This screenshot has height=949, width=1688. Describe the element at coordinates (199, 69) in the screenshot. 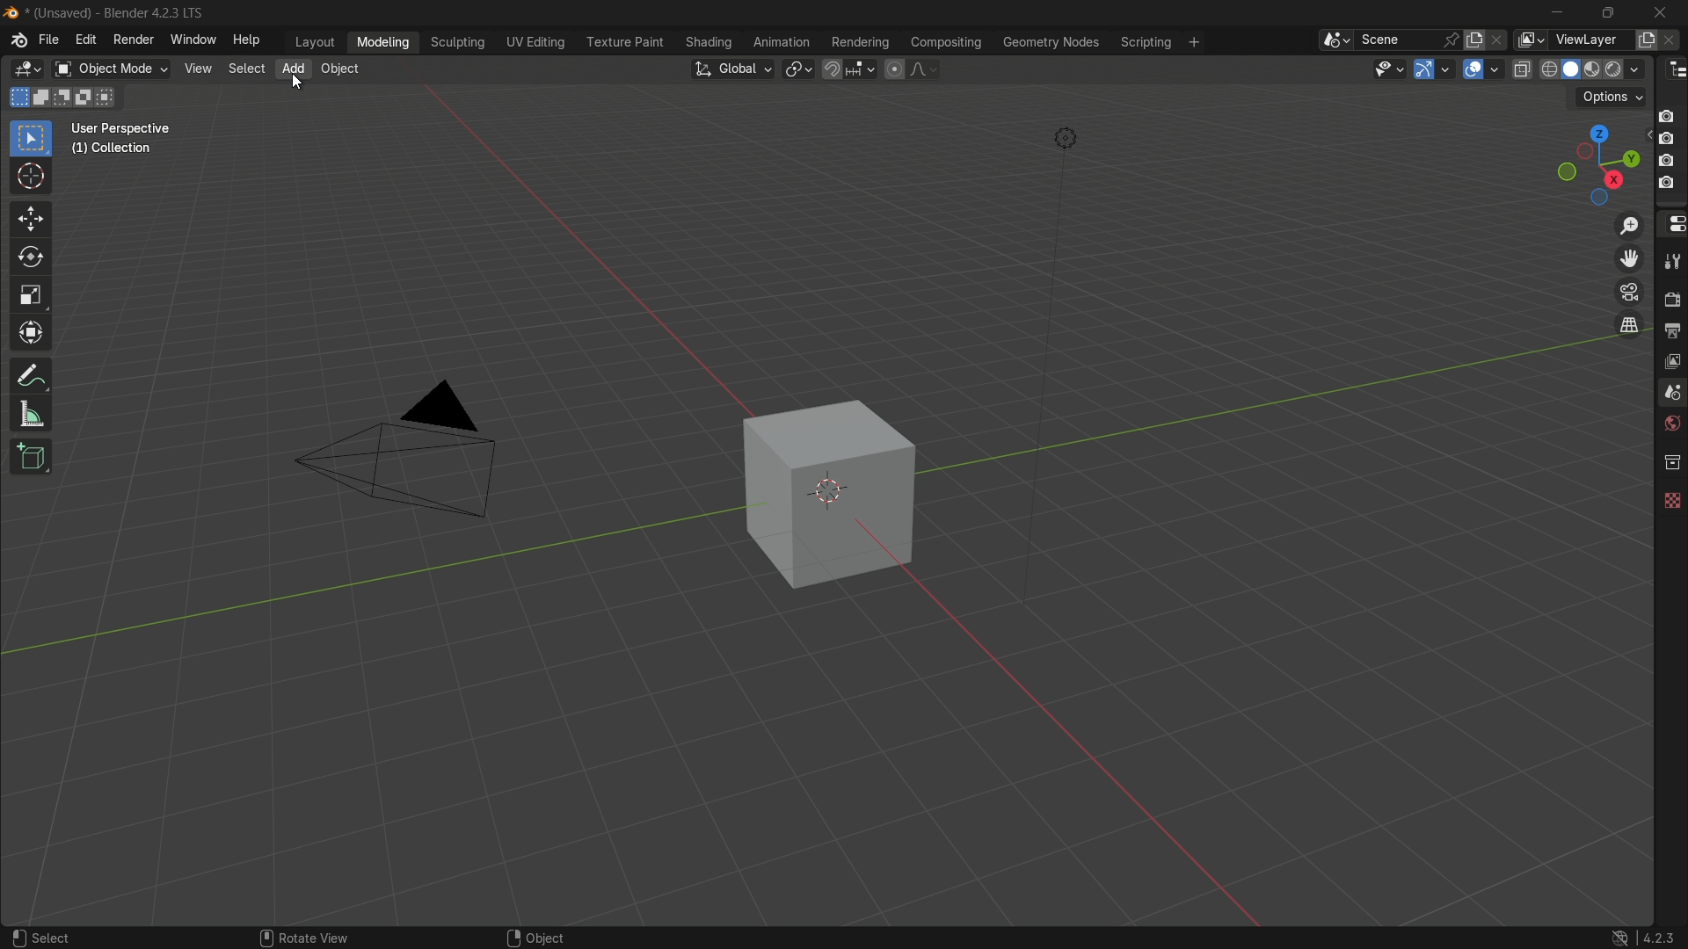

I see `view menu` at that location.